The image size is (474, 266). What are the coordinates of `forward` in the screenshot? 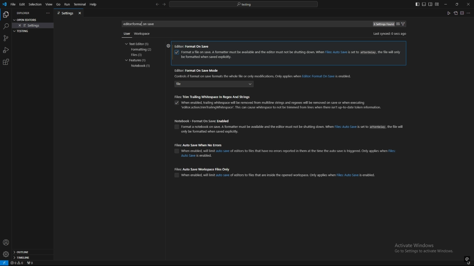 It's located at (164, 5).